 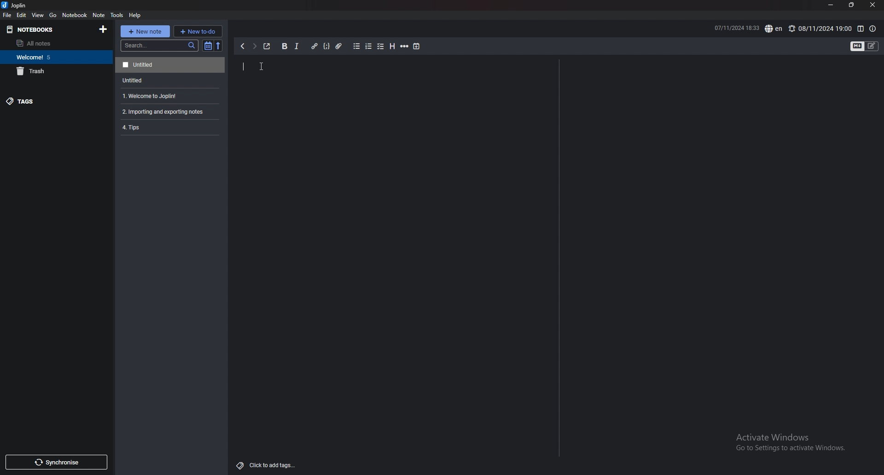 I want to click on view, so click(x=39, y=15).